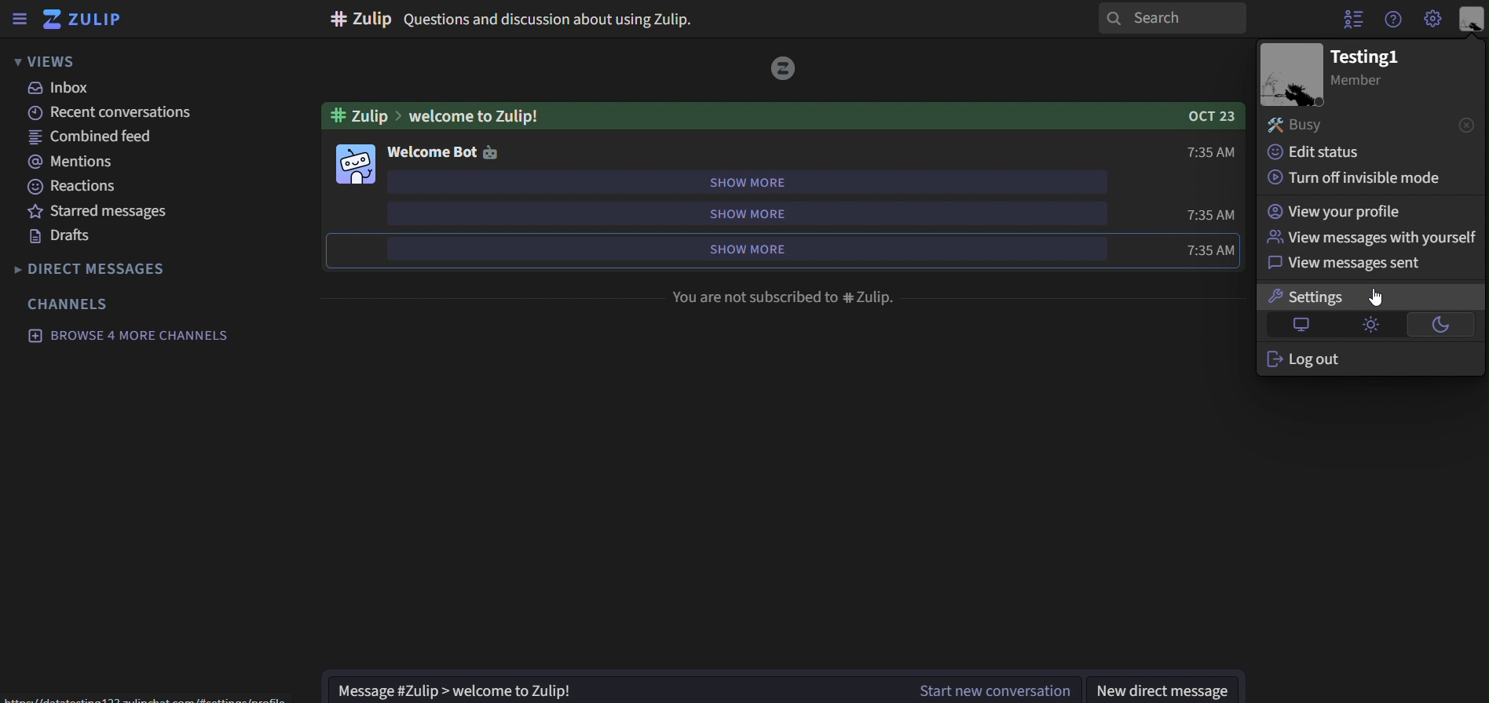 This screenshot has height=703, width=1489. Describe the element at coordinates (1291, 75) in the screenshot. I see `Image` at that location.